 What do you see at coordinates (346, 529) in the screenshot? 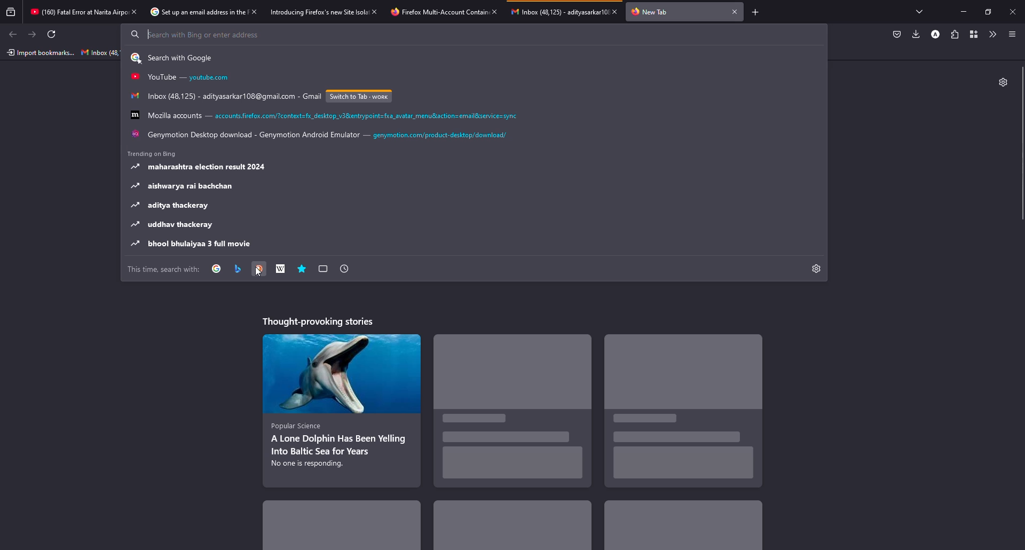
I see `stories` at bounding box center [346, 529].